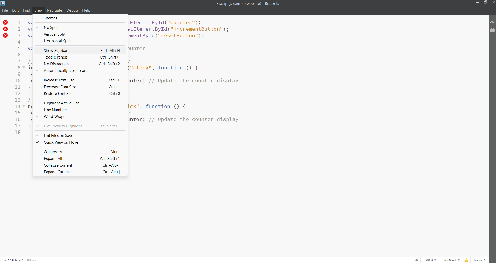 Image resolution: width=496 pixels, height=263 pixels. I want to click on file, so click(5, 11).